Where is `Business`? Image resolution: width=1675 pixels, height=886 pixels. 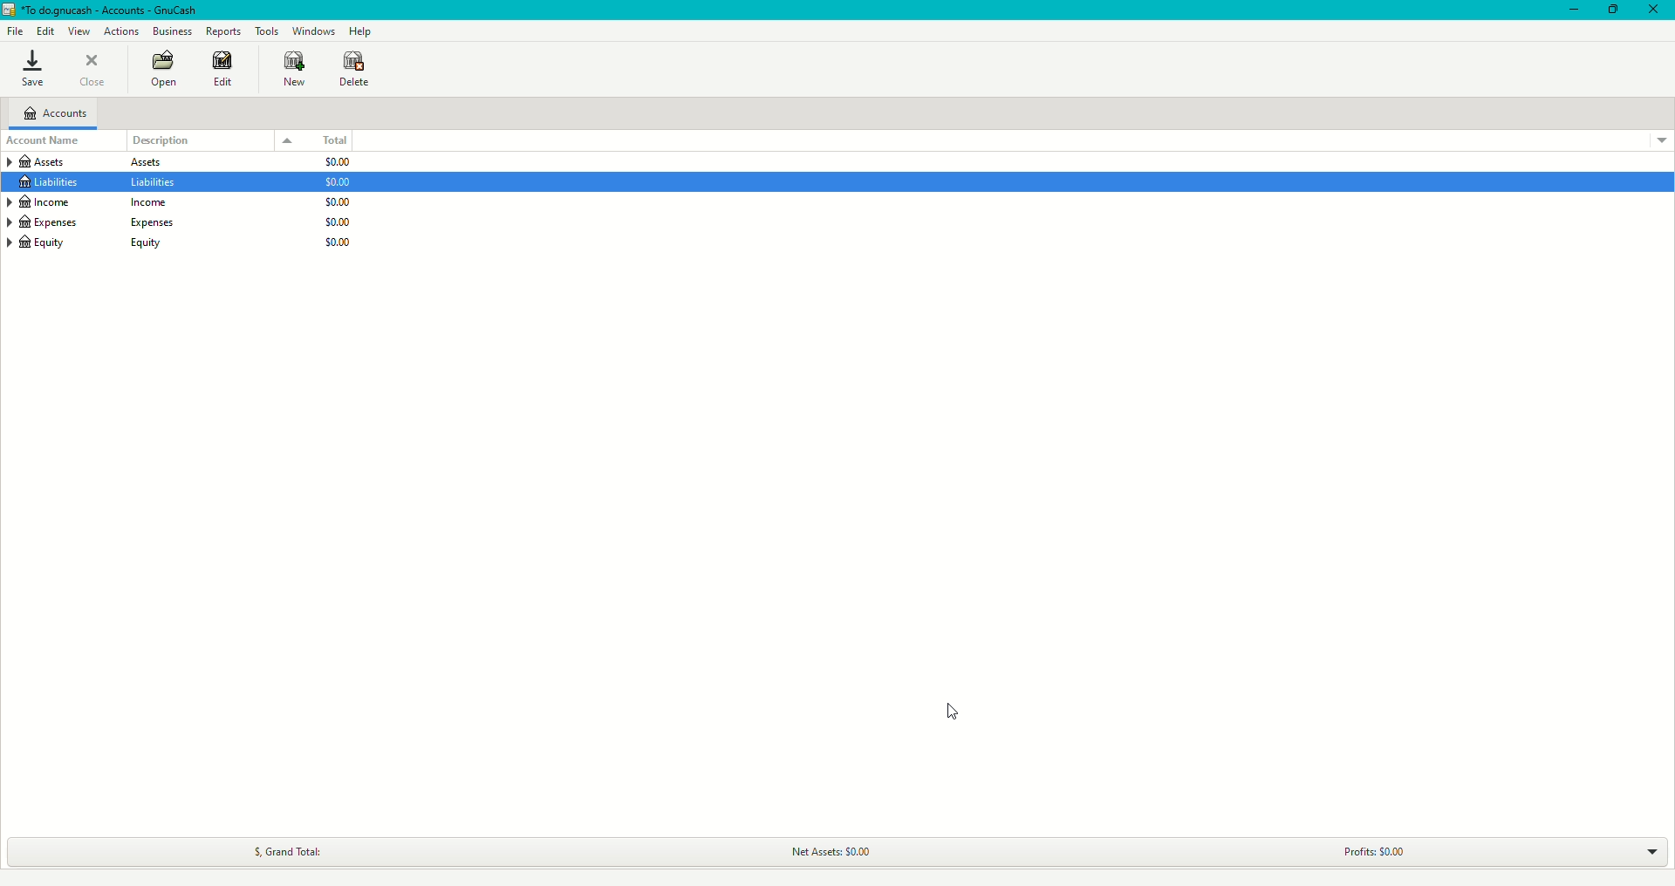 Business is located at coordinates (173, 31).